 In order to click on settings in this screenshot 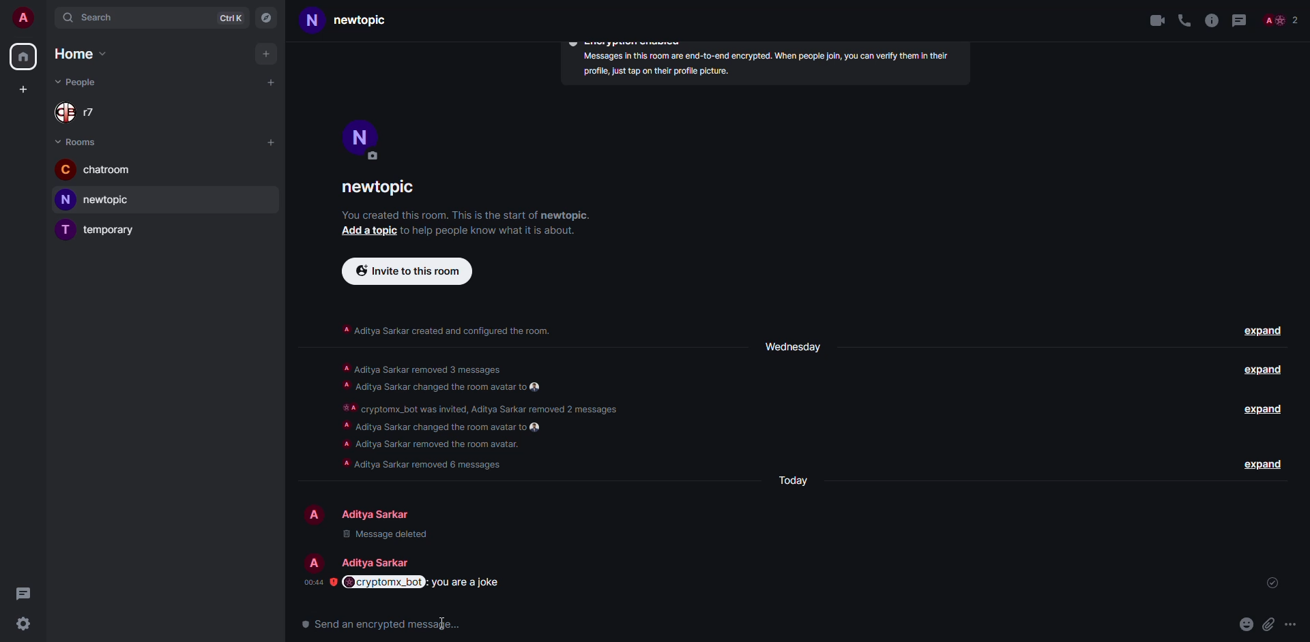, I will do `click(23, 625)`.